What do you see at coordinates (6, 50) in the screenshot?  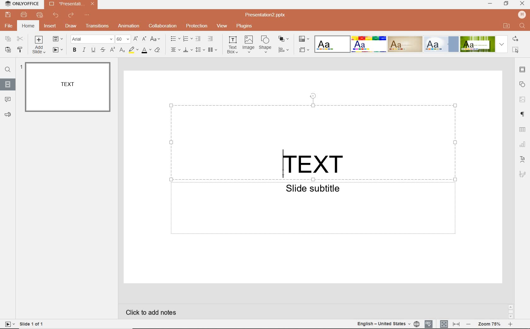 I see `PASTE` at bounding box center [6, 50].